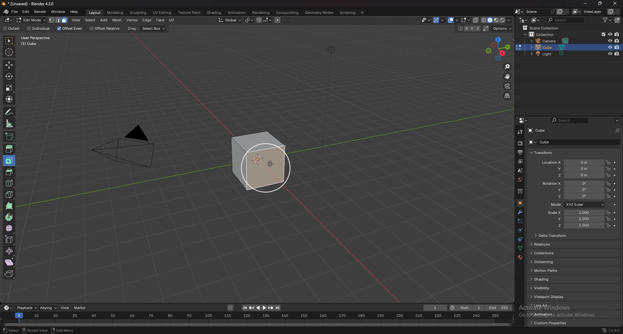 Image resolution: width=623 pixels, height=334 pixels. I want to click on animation, so click(237, 13).